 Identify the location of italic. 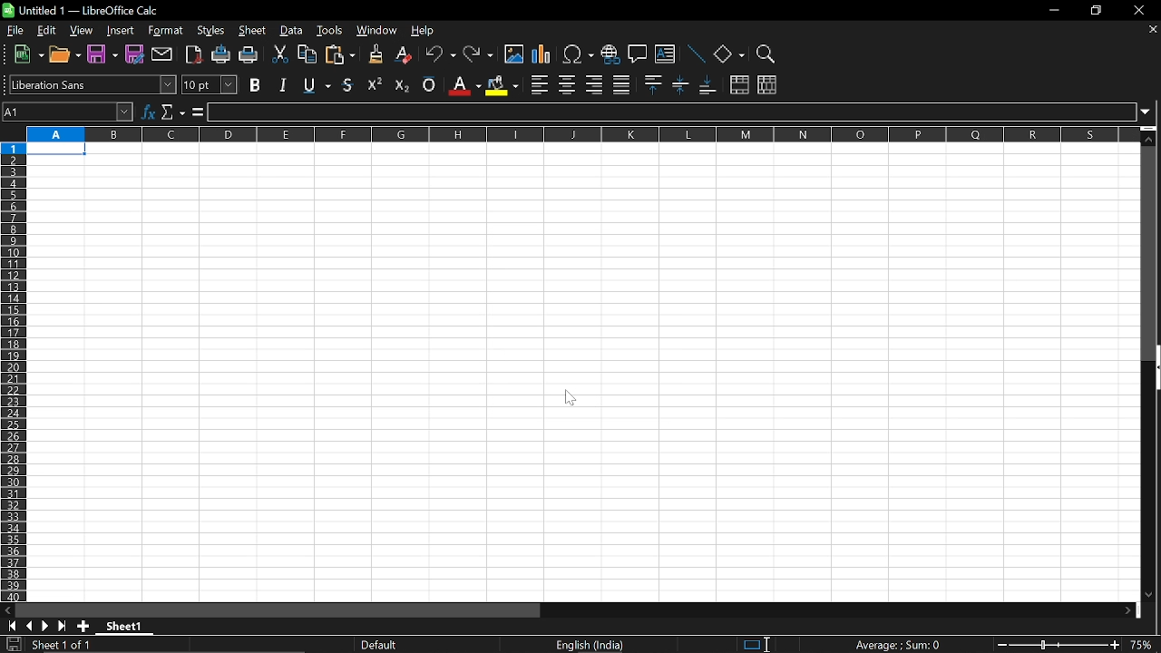
(283, 84).